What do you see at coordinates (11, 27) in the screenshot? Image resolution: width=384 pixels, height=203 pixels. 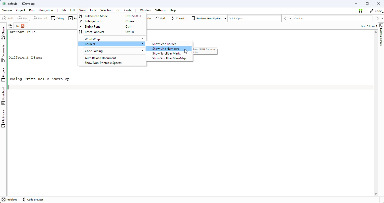 I see `note` at bounding box center [11, 27].